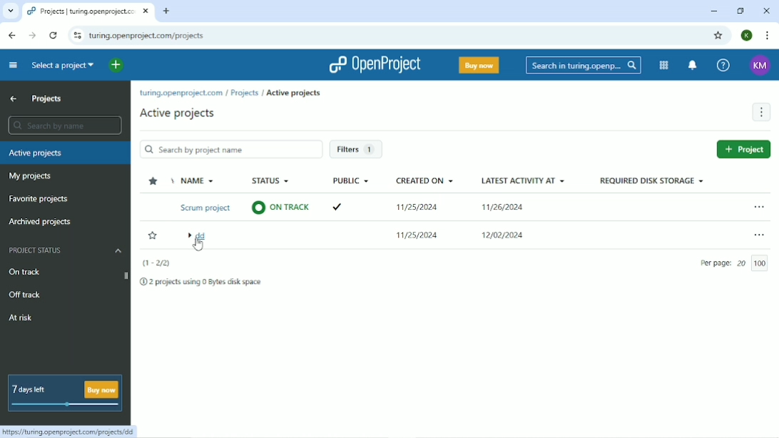 The width and height of the screenshot is (779, 438). Describe the element at coordinates (761, 112) in the screenshot. I see `More` at that location.